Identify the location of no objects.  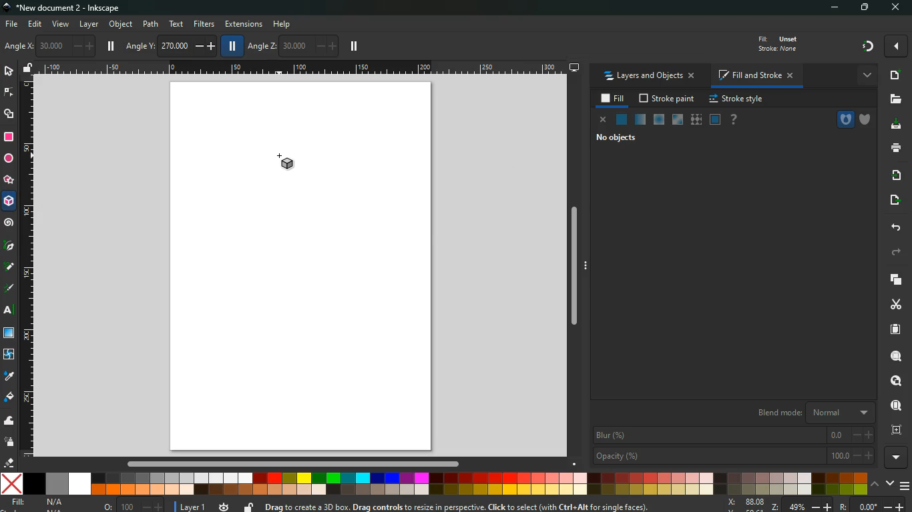
(616, 139).